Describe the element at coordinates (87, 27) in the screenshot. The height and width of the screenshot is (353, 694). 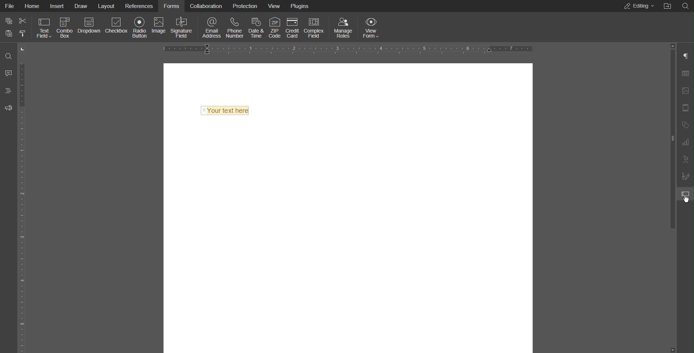
I see `Dropdown` at that location.